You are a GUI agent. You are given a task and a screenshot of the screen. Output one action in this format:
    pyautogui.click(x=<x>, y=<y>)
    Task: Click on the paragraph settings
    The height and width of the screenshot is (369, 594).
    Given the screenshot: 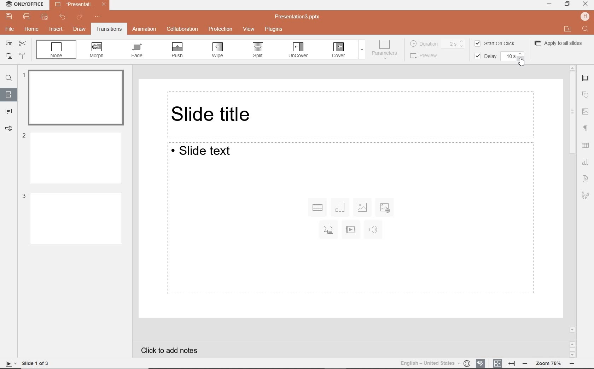 What is the action you would take?
    pyautogui.click(x=587, y=128)
    